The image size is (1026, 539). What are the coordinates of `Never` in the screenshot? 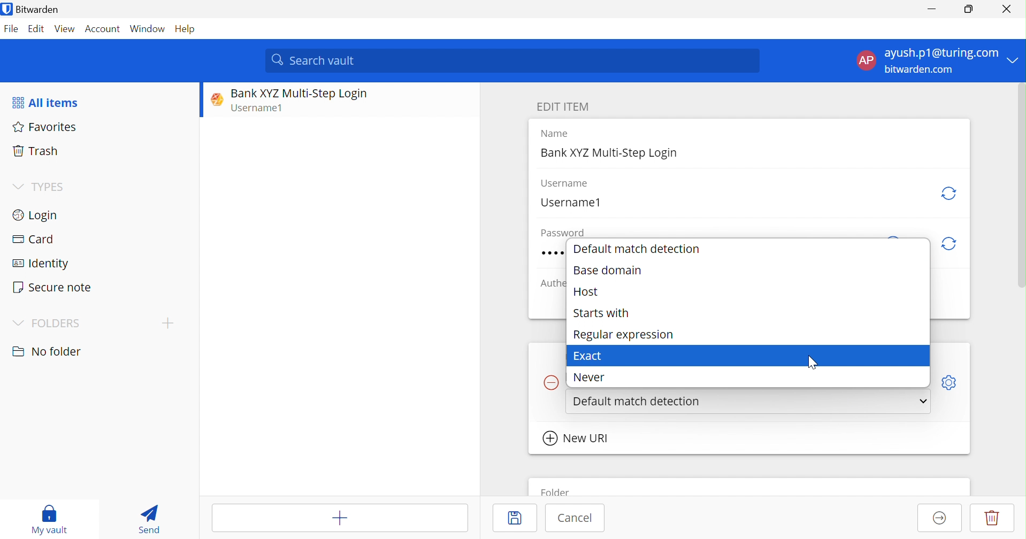 It's located at (594, 376).